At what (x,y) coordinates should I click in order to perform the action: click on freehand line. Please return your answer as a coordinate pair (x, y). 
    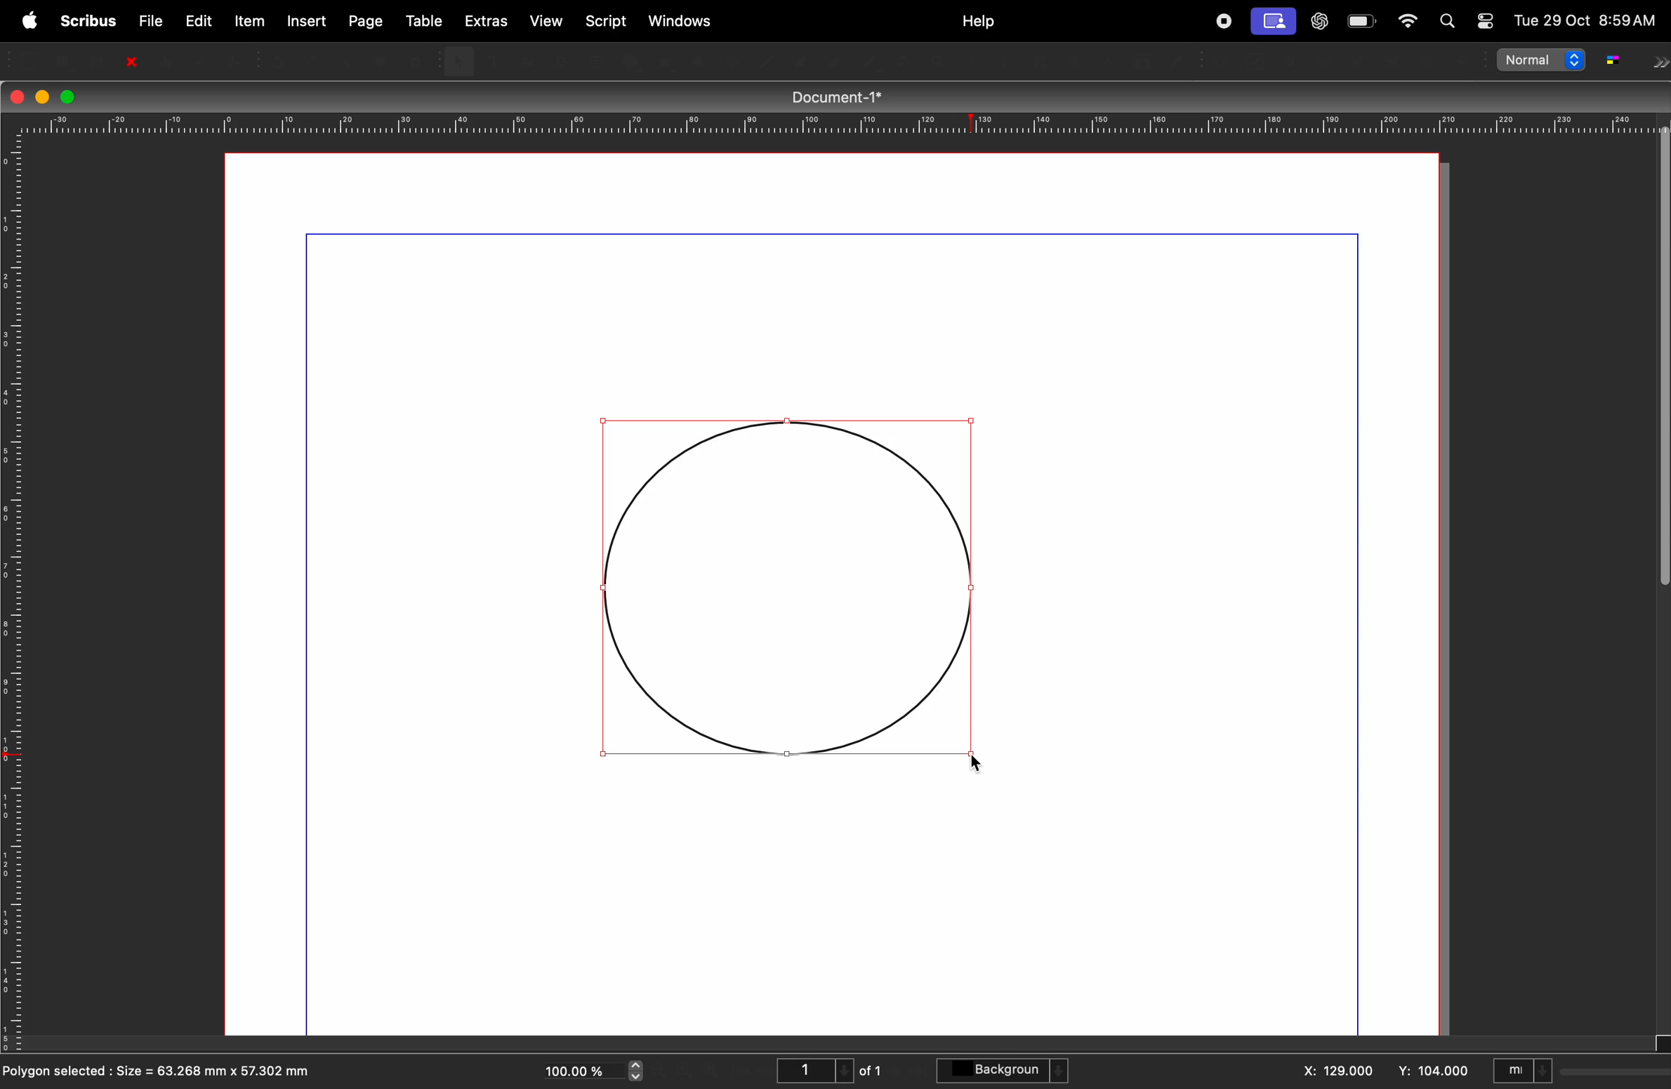
    Looking at the image, I should click on (873, 61).